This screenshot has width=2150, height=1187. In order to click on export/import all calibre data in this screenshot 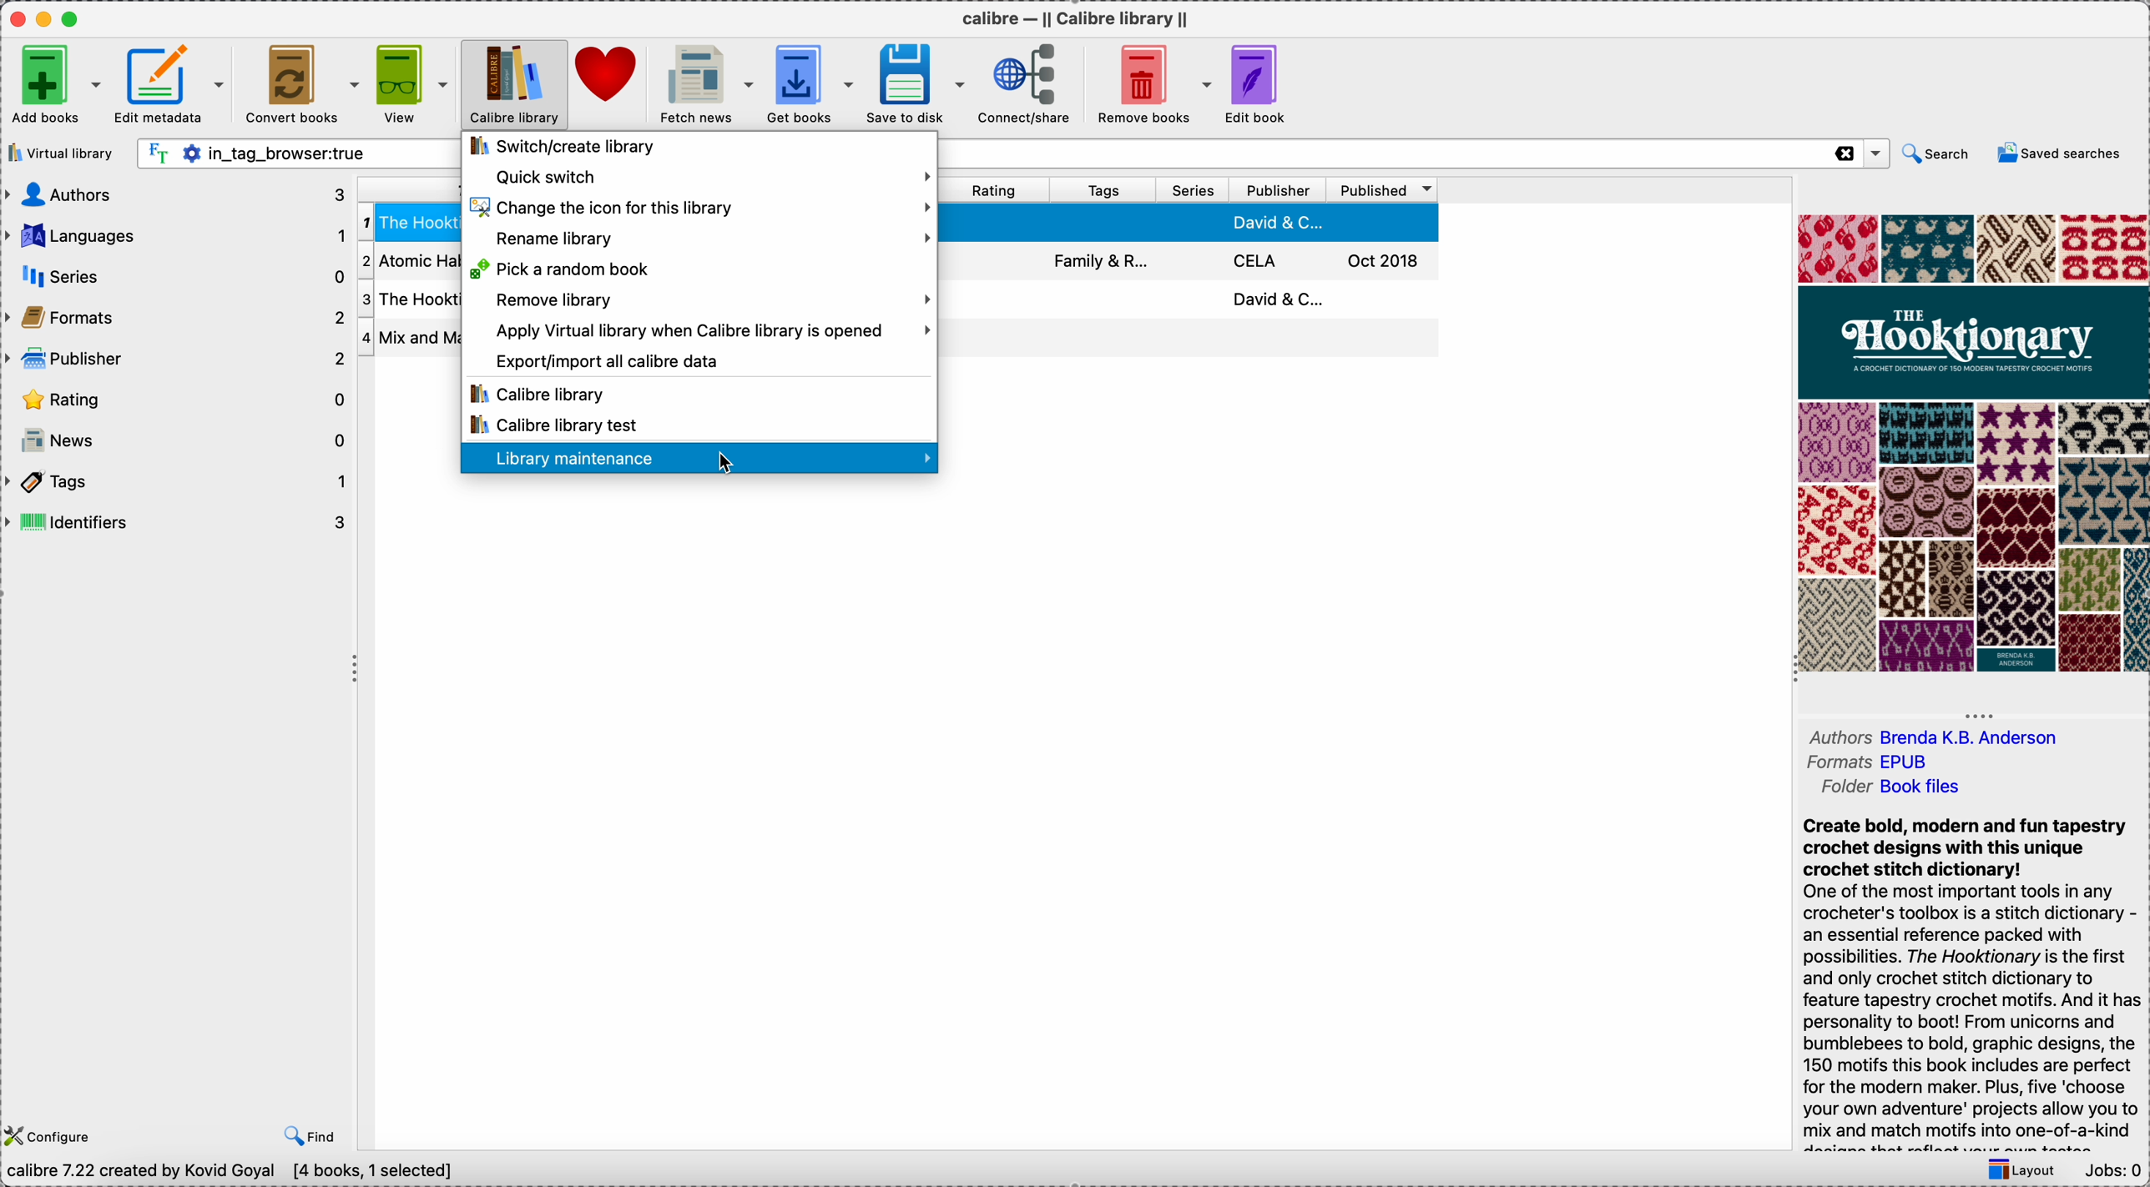, I will do `click(608, 357)`.